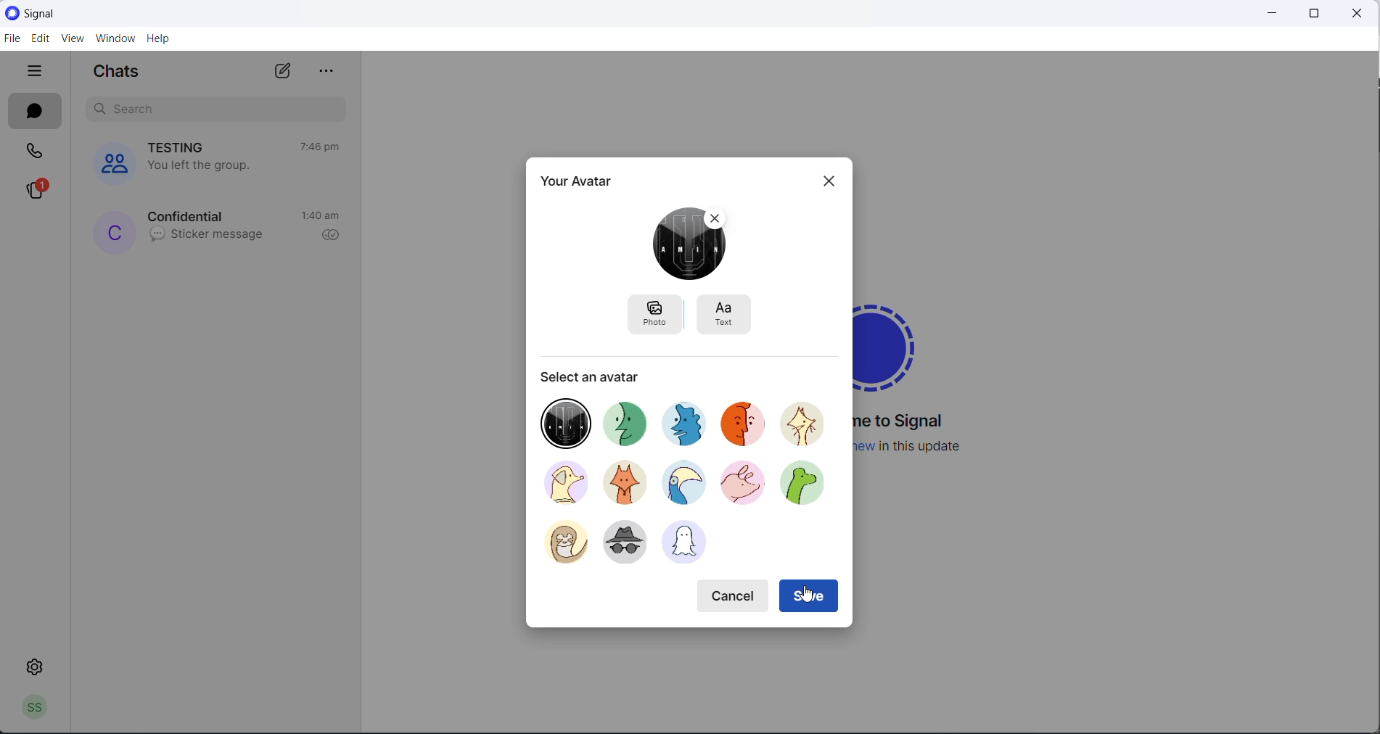 The width and height of the screenshot is (1380, 734). Describe the element at coordinates (123, 74) in the screenshot. I see `chats heading` at that location.